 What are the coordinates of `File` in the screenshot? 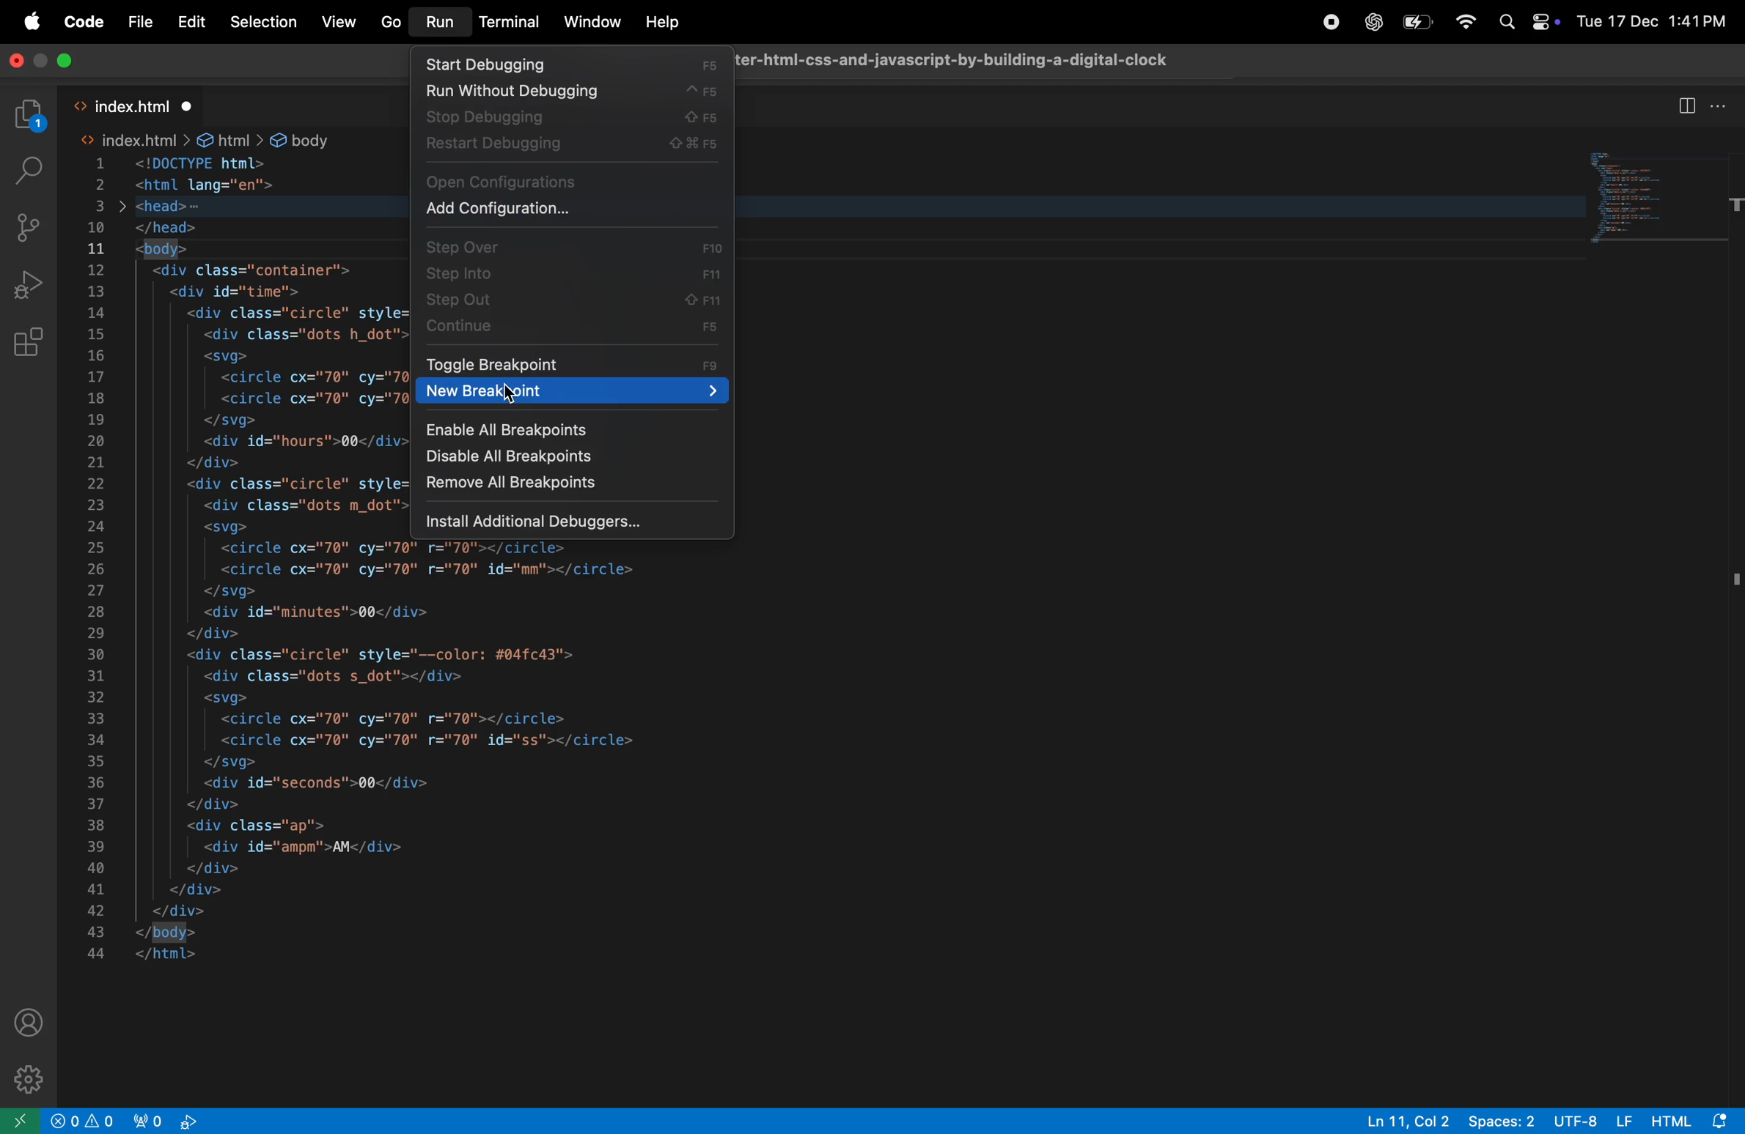 It's located at (140, 23).